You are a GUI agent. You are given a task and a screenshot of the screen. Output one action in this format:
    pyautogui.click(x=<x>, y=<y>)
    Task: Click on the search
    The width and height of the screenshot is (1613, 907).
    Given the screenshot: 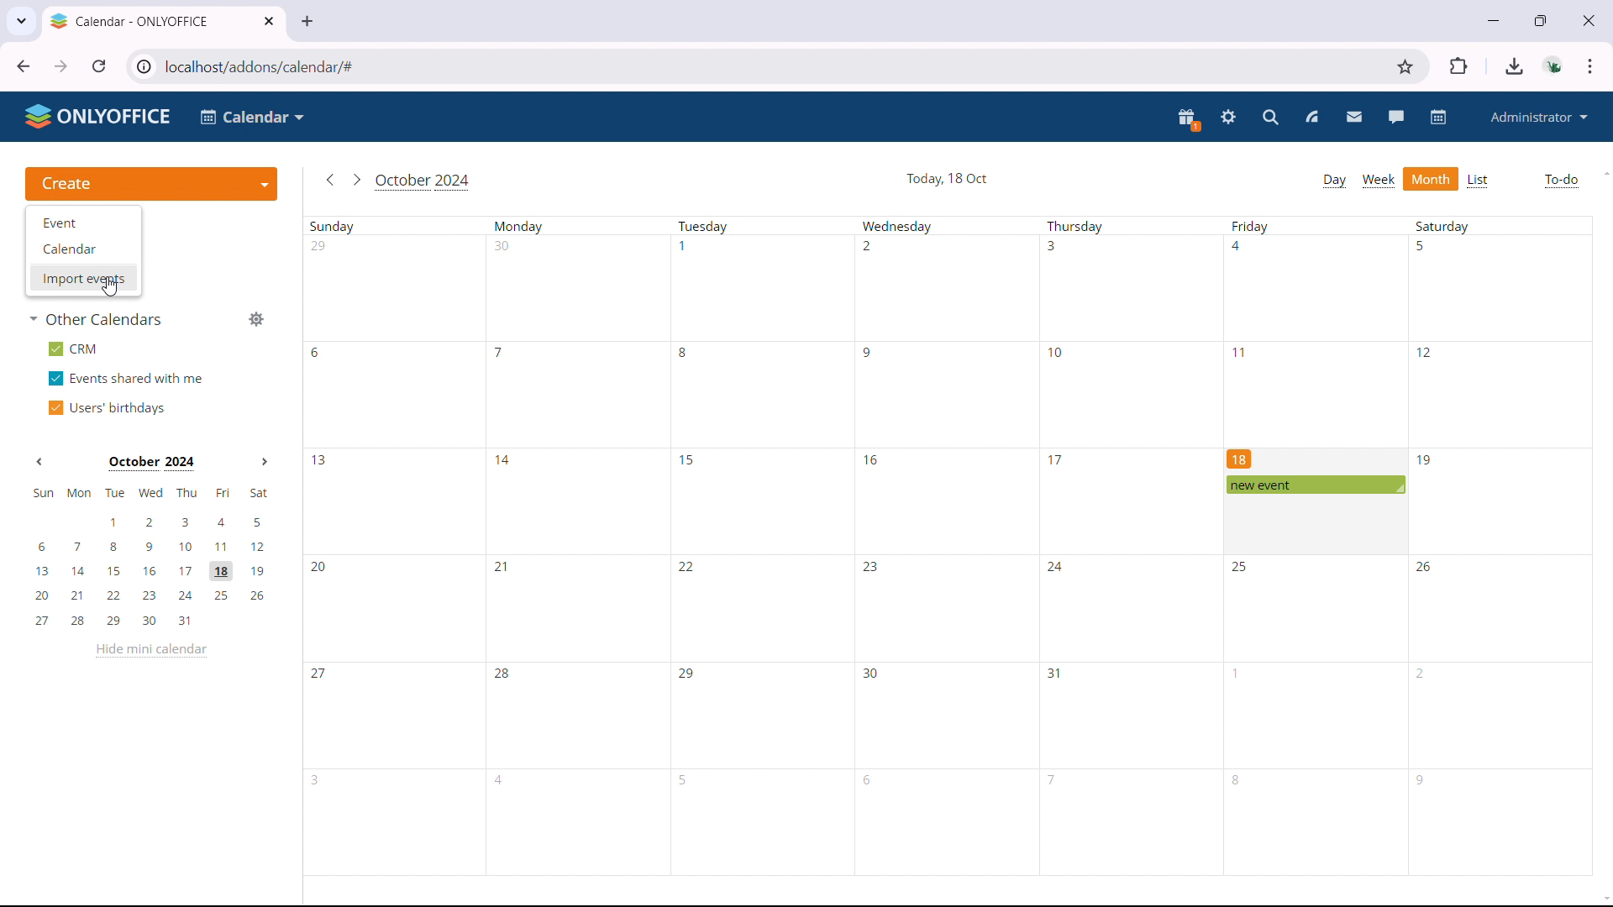 What is the action you would take?
    pyautogui.click(x=1272, y=118)
    